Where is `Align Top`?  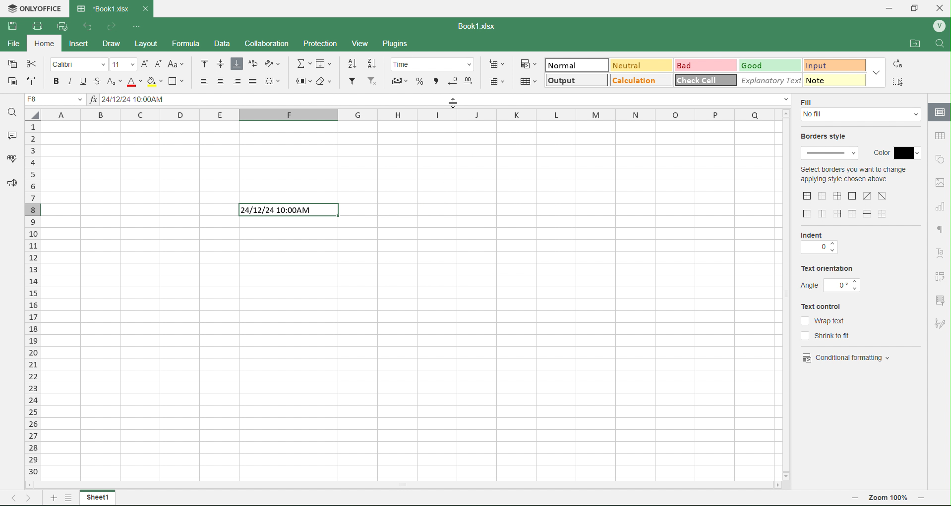 Align Top is located at coordinates (205, 63).